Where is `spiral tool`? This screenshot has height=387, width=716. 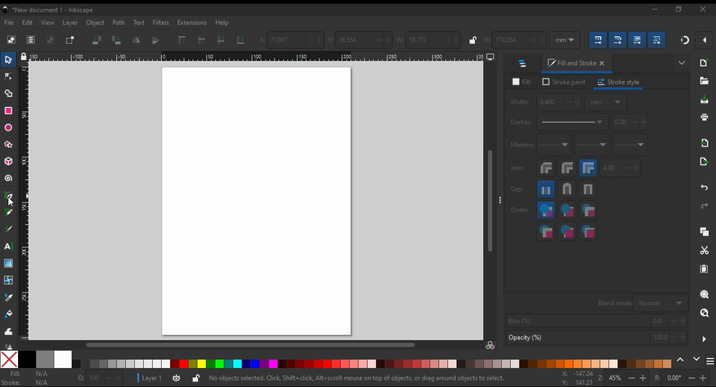 spiral tool is located at coordinates (10, 178).